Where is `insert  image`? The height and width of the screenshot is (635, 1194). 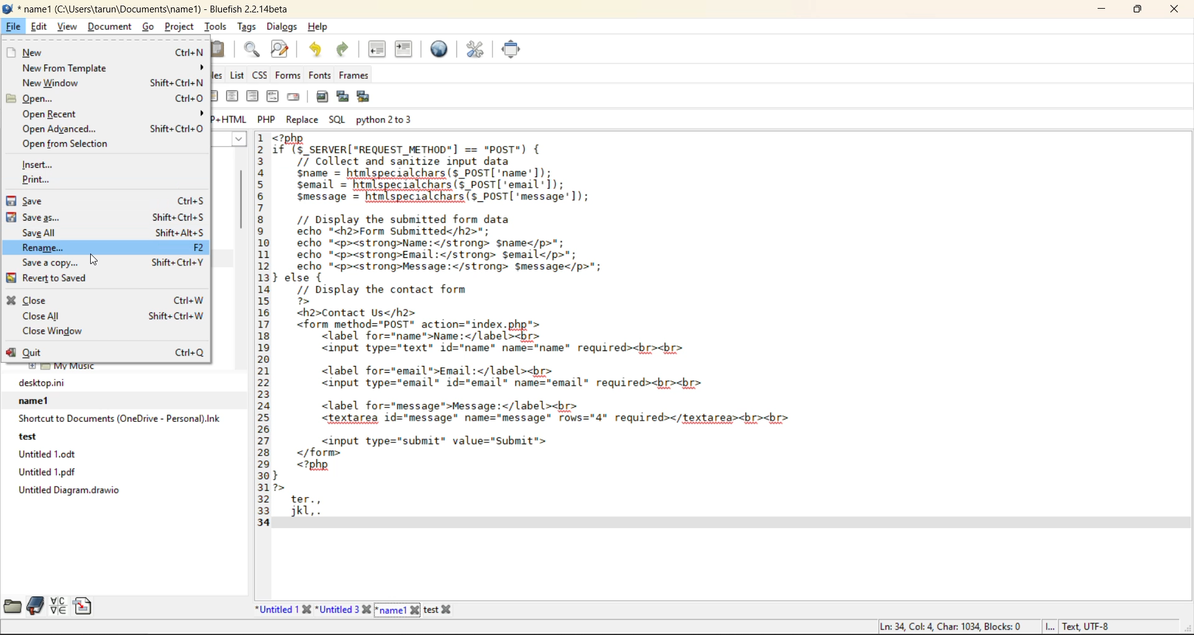 insert  image is located at coordinates (323, 96).